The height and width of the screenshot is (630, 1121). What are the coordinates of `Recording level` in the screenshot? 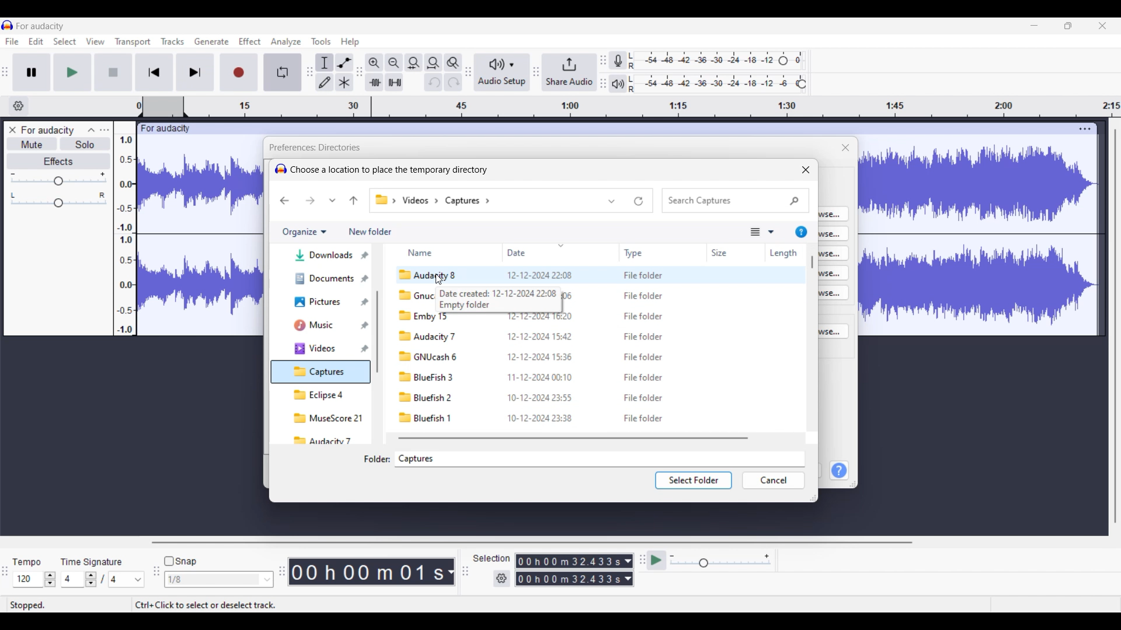 It's located at (702, 61).